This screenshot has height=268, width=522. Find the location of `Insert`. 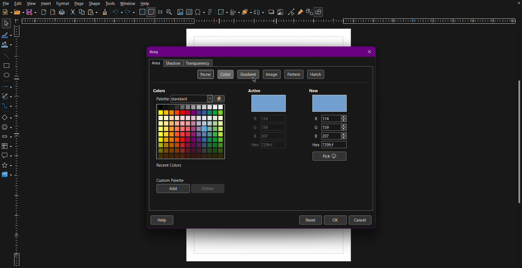

Insert is located at coordinates (46, 4).